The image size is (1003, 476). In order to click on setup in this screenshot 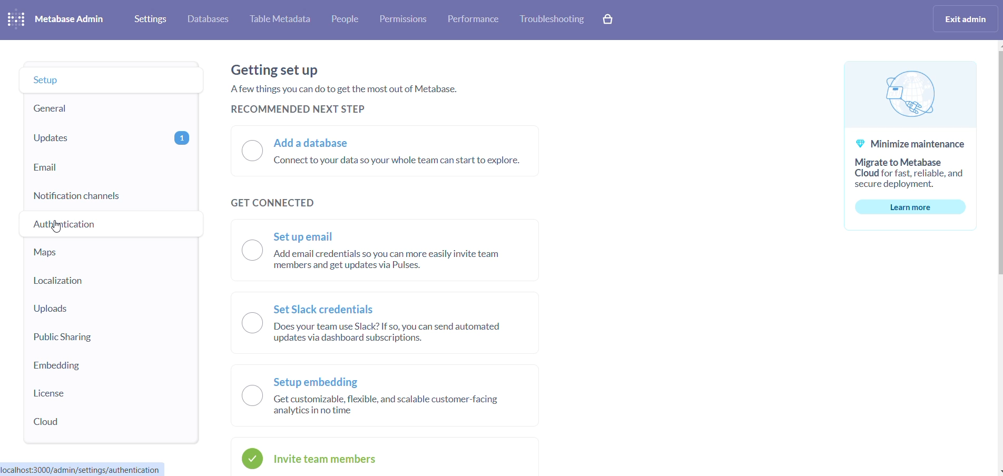, I will do `click(101, 80)`.